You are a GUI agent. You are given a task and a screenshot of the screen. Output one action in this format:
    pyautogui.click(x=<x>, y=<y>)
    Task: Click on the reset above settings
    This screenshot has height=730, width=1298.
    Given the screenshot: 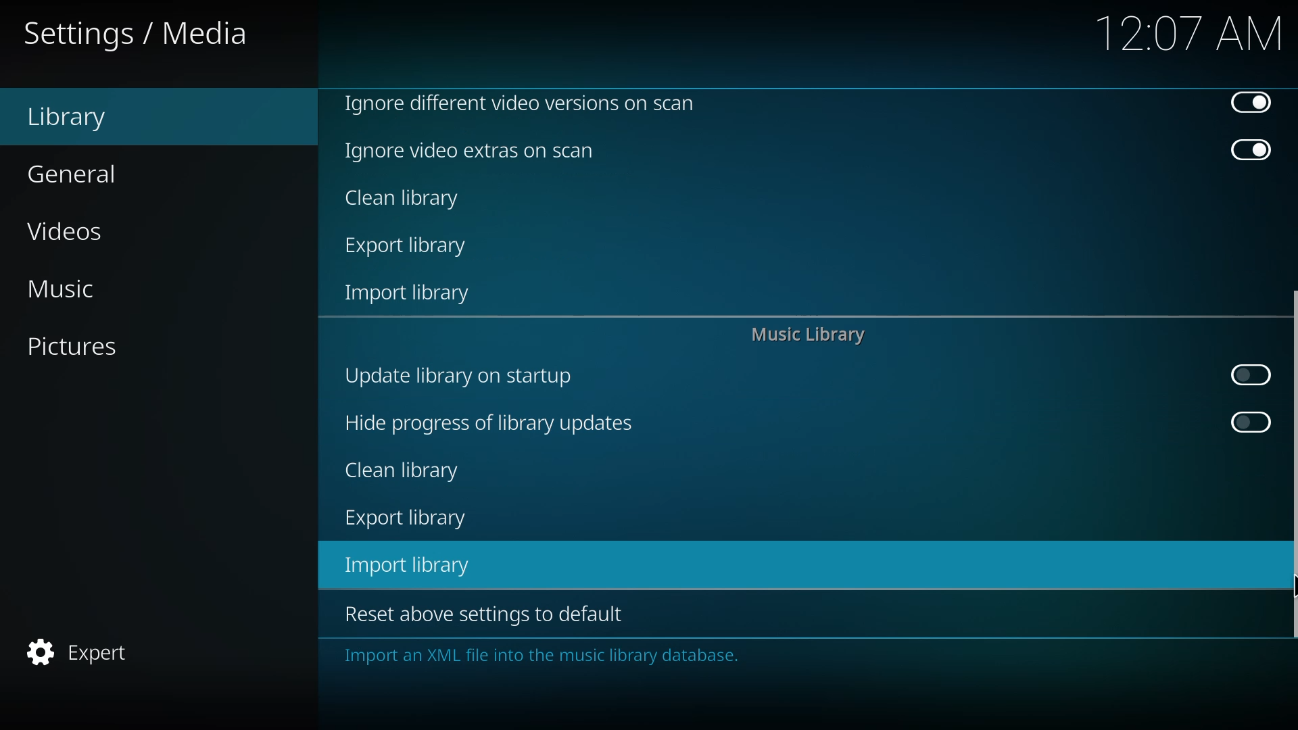 What is the action you would take?
    pyautogui.click(x=480, y=612)
    